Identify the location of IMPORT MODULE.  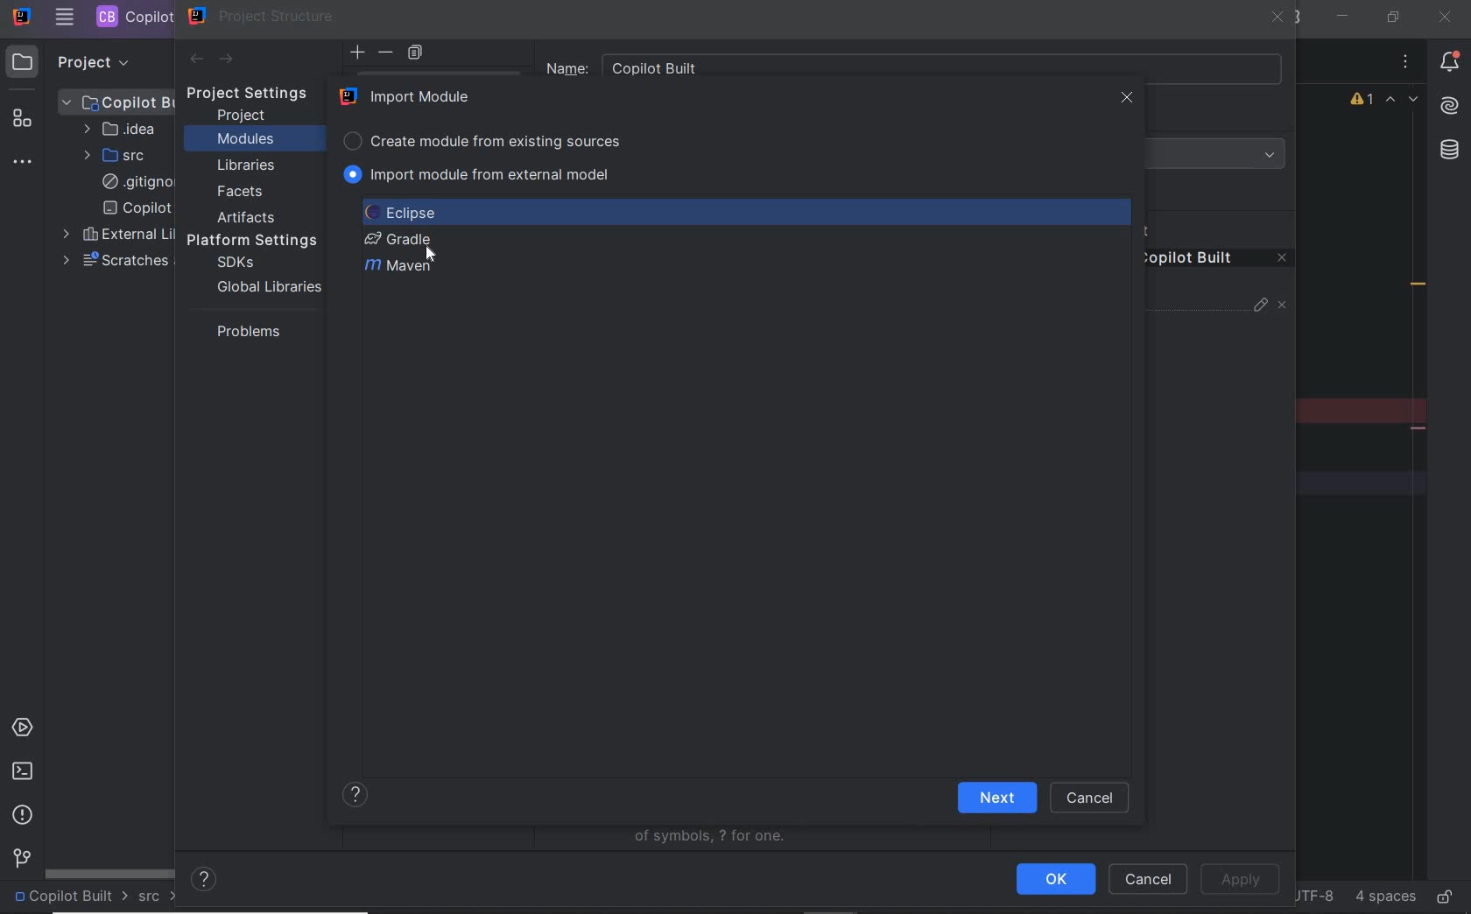
(410, 96).